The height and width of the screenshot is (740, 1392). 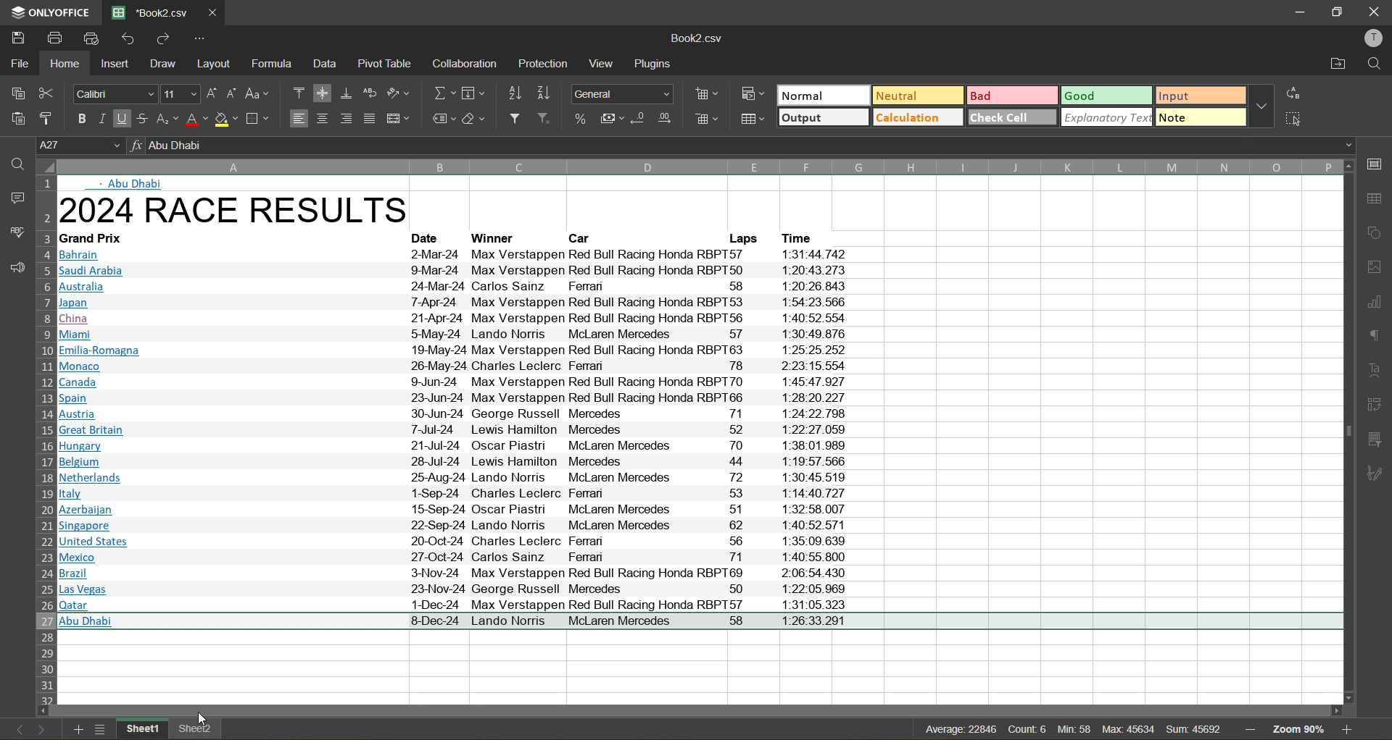 I want to click on paragraph, so click(x=1376, y=339).